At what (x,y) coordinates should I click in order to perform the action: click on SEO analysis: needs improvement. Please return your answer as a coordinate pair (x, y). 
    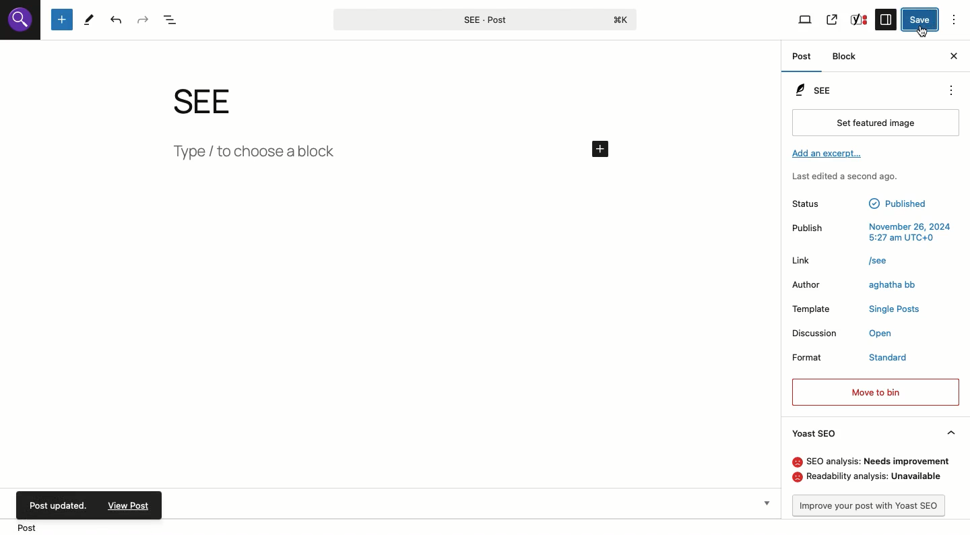
    Looking at the image, I should click on (870, 461).